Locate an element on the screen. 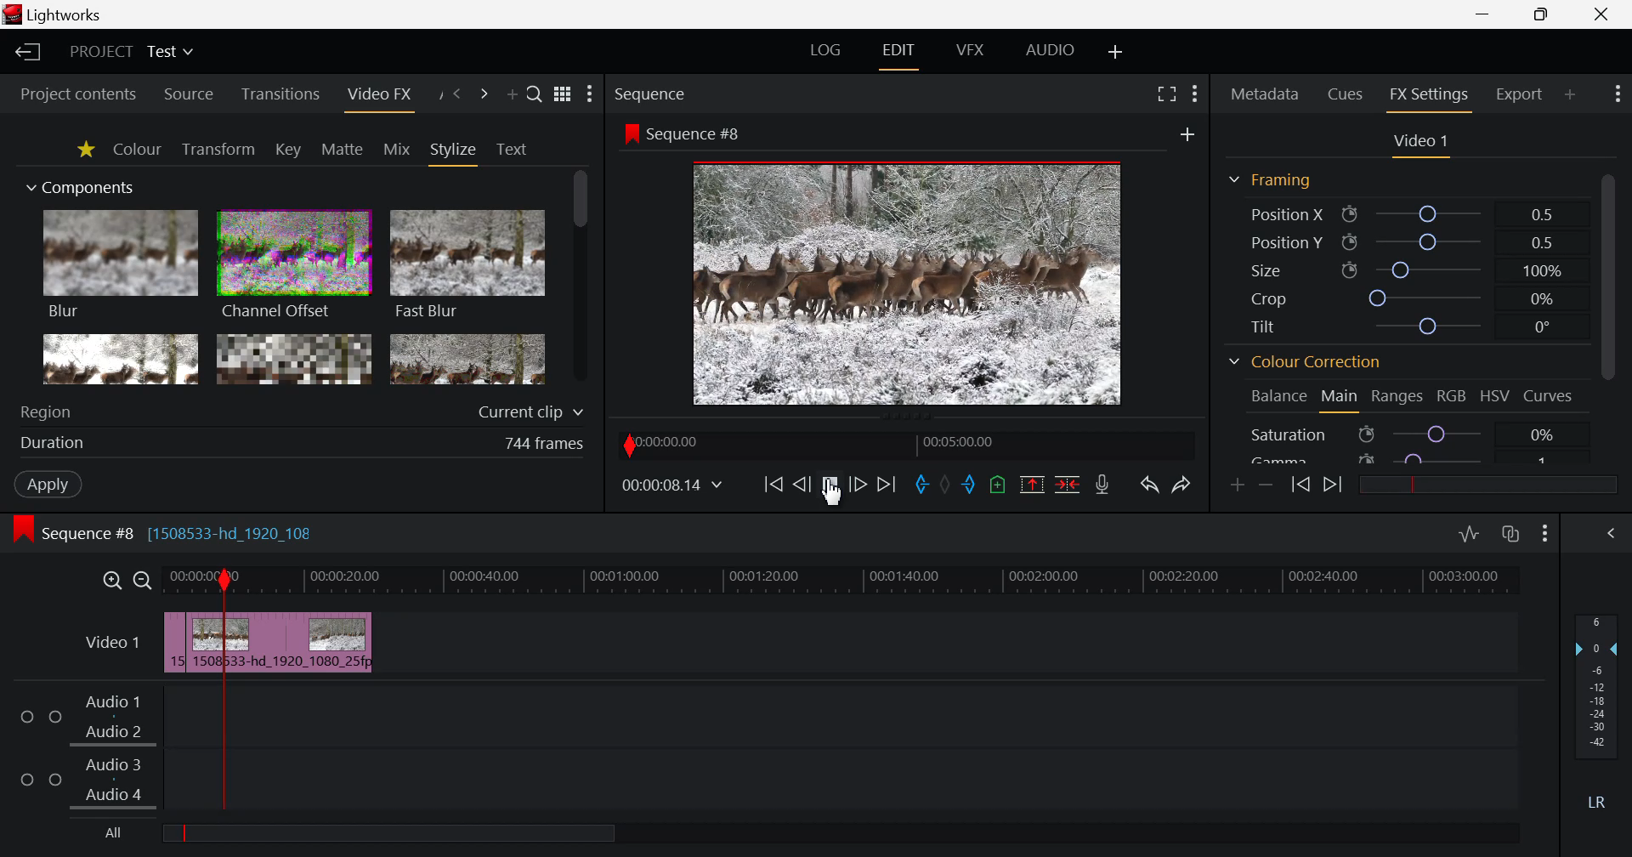  Matte is located at coordinates (343, 150).